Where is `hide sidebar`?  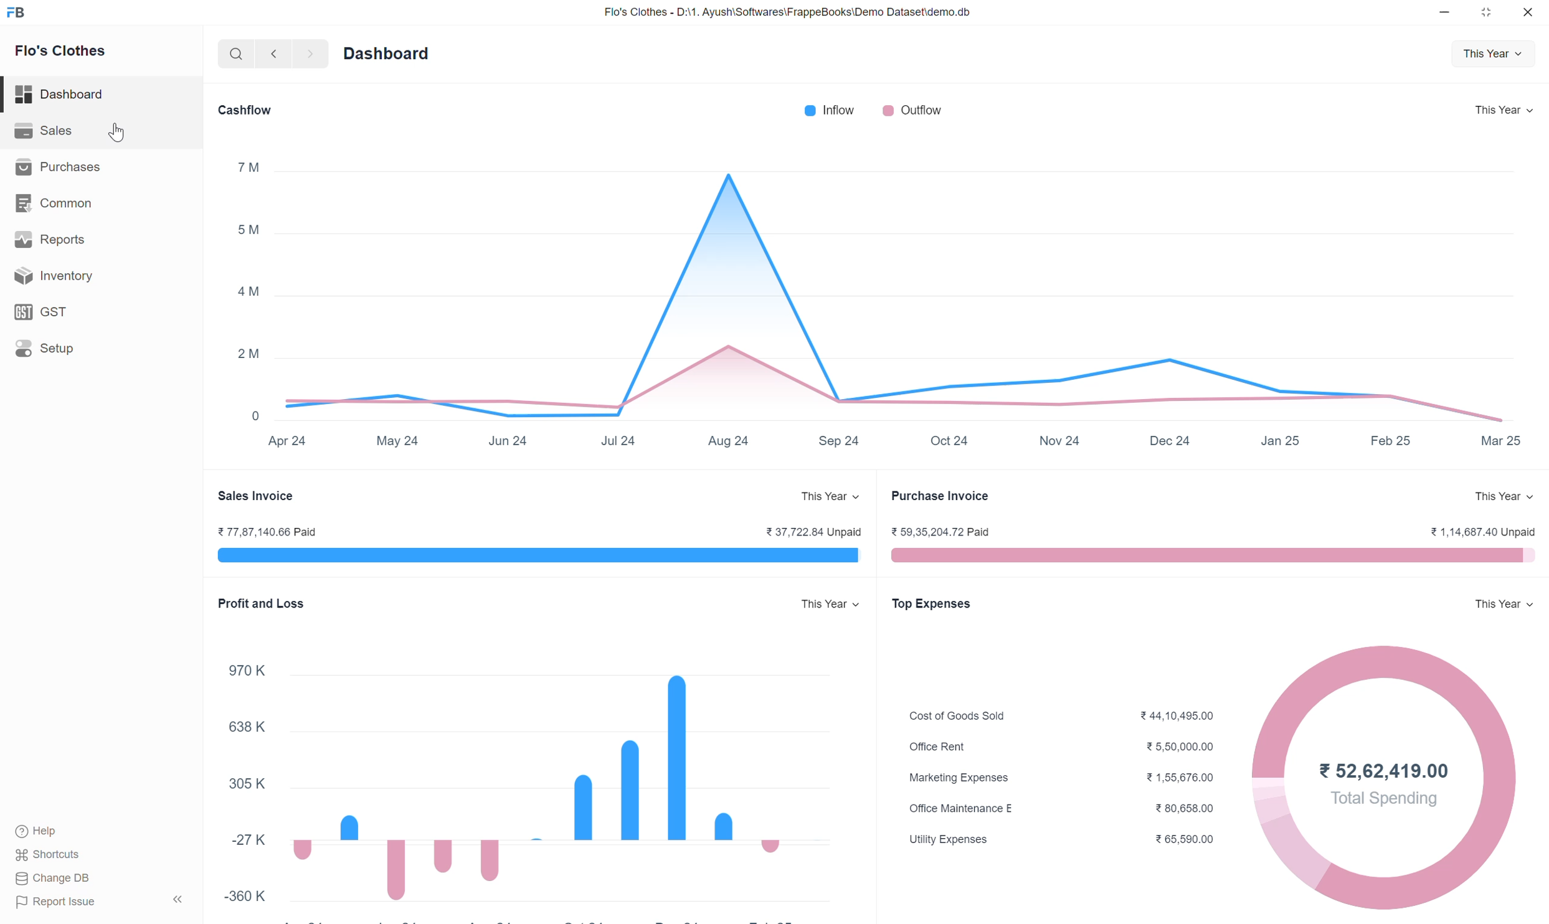 hide sidebar is located at coordinates (179, 900).